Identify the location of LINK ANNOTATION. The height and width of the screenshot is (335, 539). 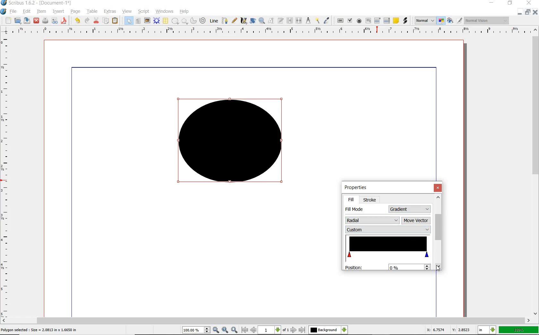
(406, 21).